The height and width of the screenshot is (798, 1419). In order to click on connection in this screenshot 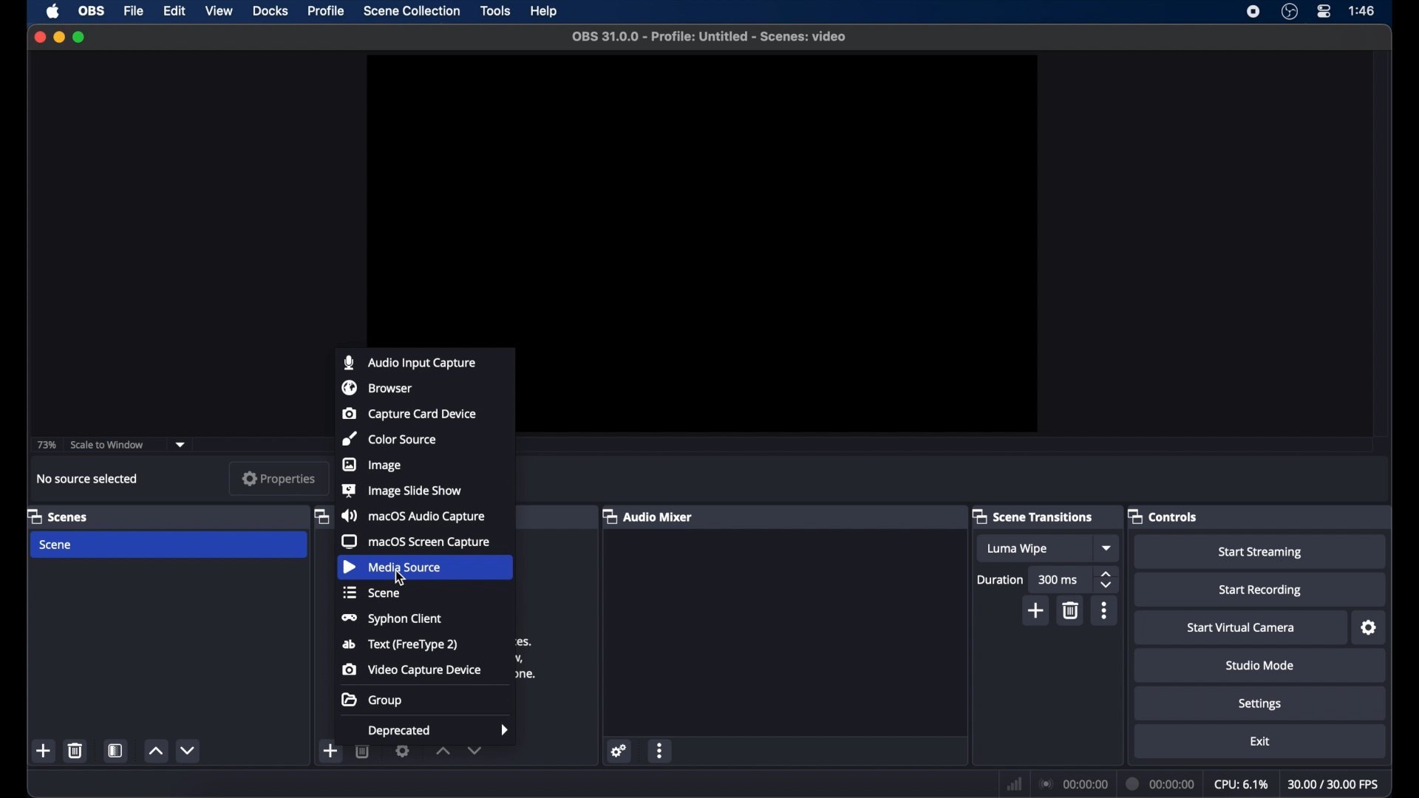, I will do `click(1073, 782)`.